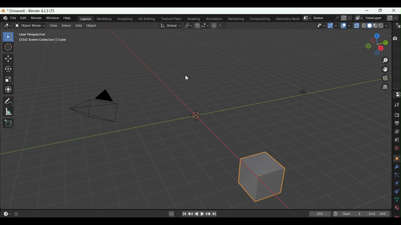  I want to click on Viewport shading: Solid, so click(369, 26).